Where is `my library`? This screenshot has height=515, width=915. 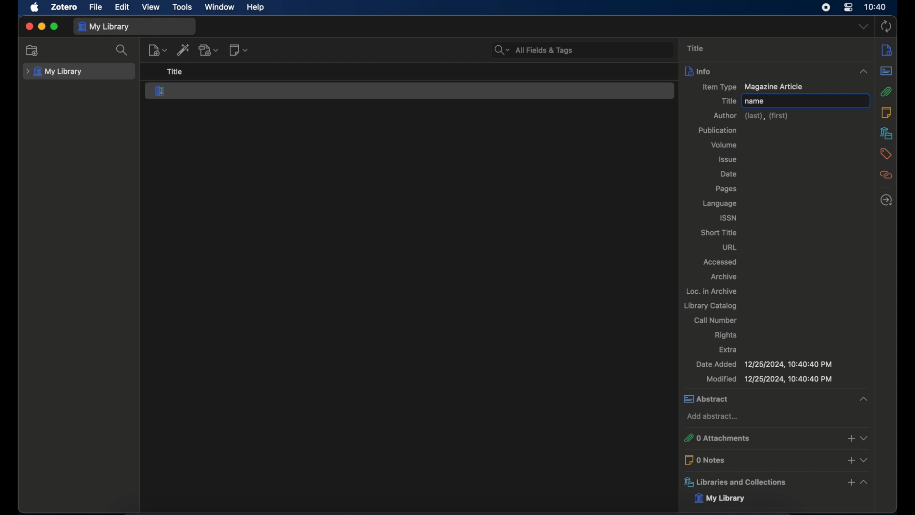 my library is located at coordinates (103, 27).